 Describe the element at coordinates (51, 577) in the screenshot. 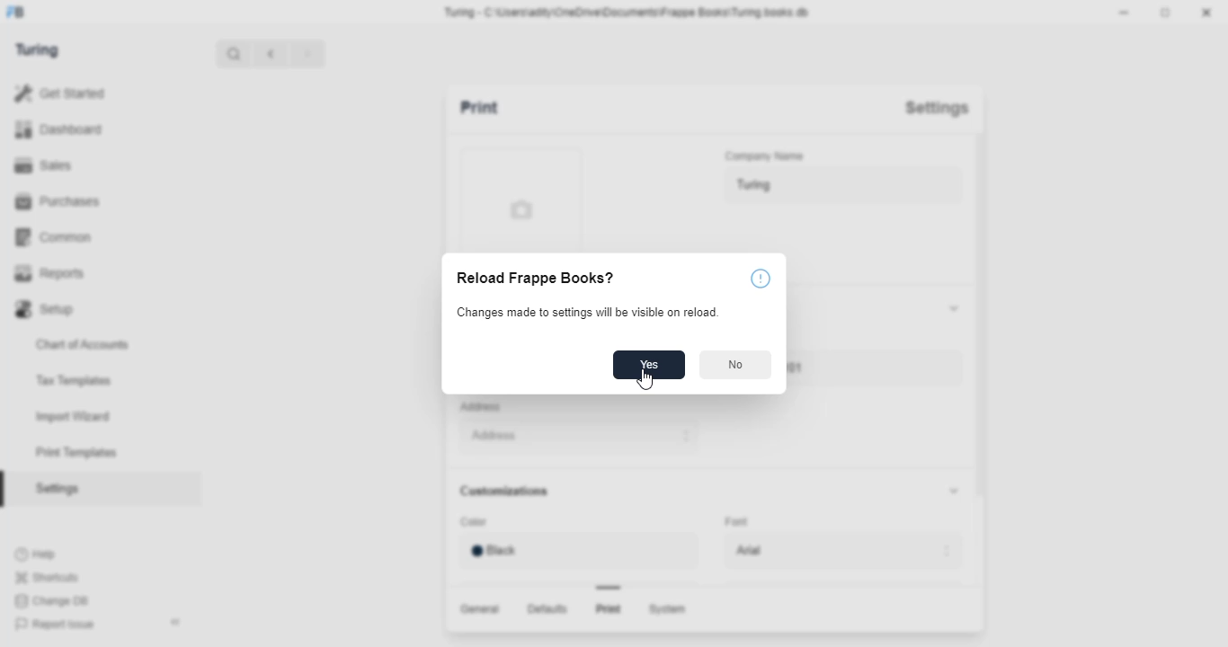

I see `Shortcuts` at that location.